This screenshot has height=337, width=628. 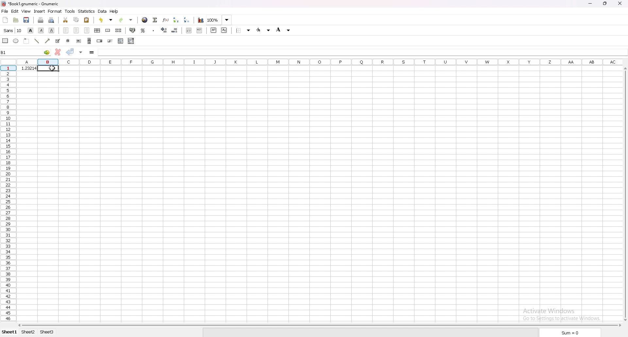 What do you see at coordinates (224, 30) in the screenshot?
I see `subscript` at bounding box center [224, 30].